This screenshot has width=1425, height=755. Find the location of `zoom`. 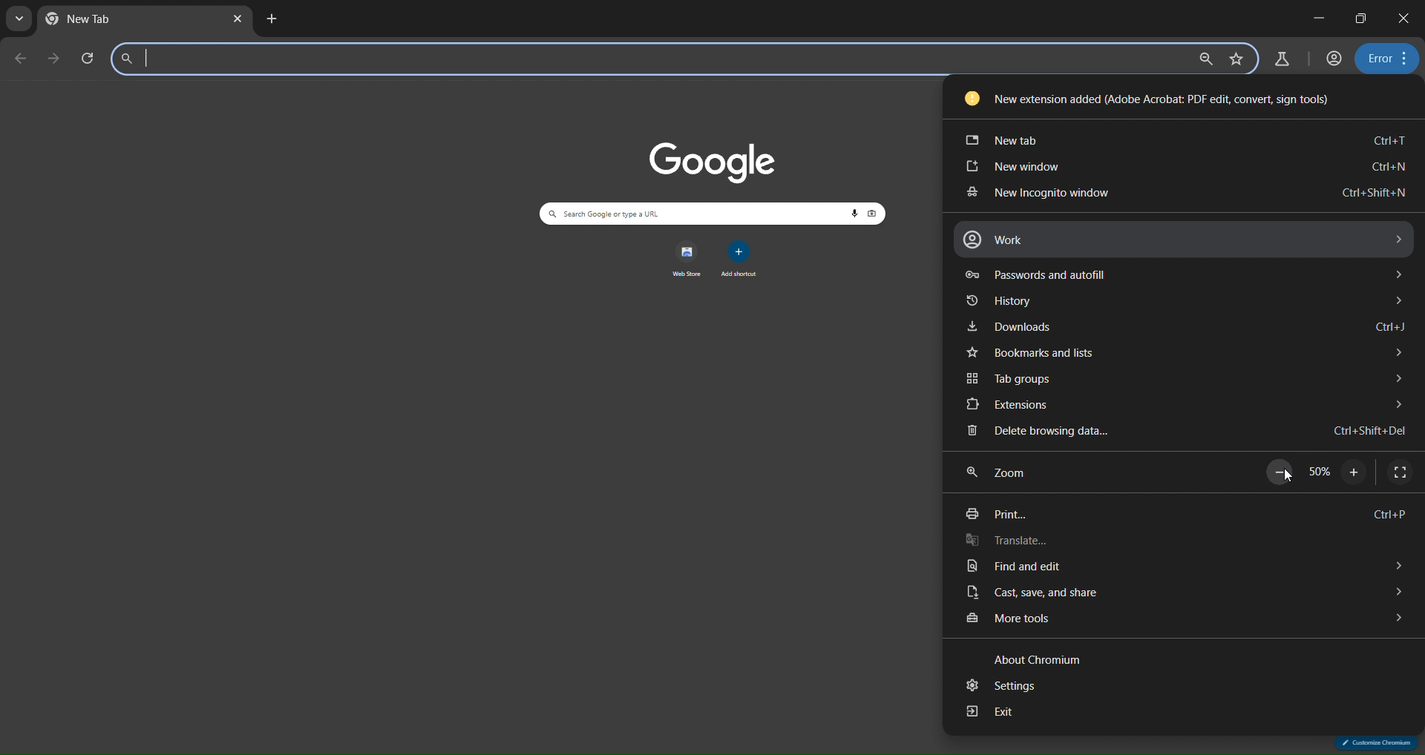

zoom is located at coordinates (1208, 60).